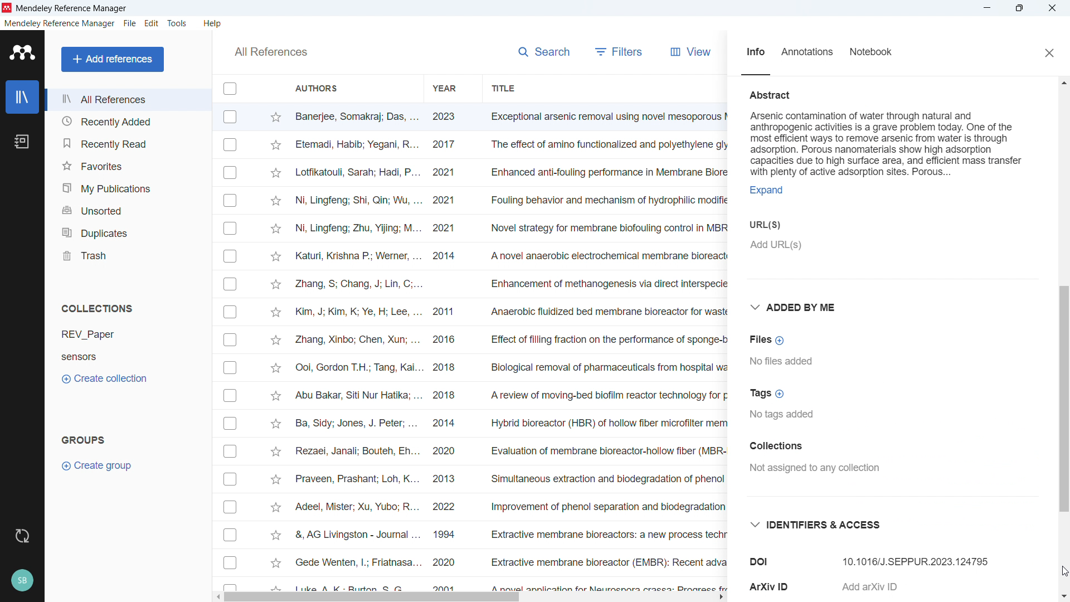  I want to click on click to select individual entry, so click(231, 535).